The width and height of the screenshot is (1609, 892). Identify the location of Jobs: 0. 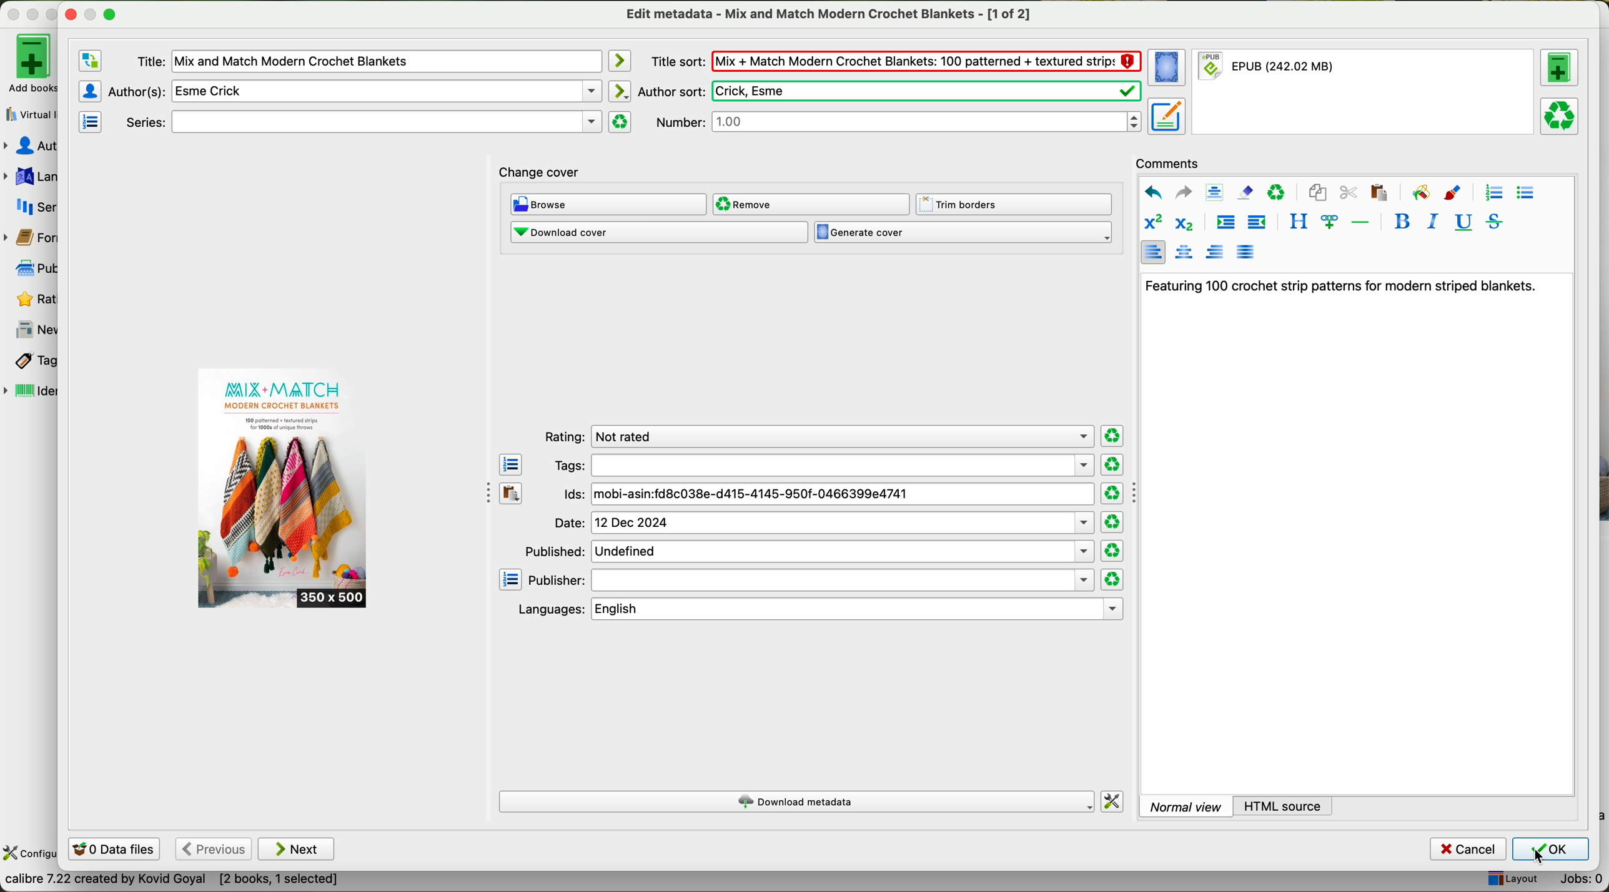
(1576, 881).